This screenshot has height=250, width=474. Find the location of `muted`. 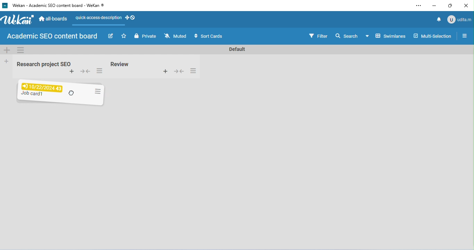

muted is located at coordinates (176, 36).